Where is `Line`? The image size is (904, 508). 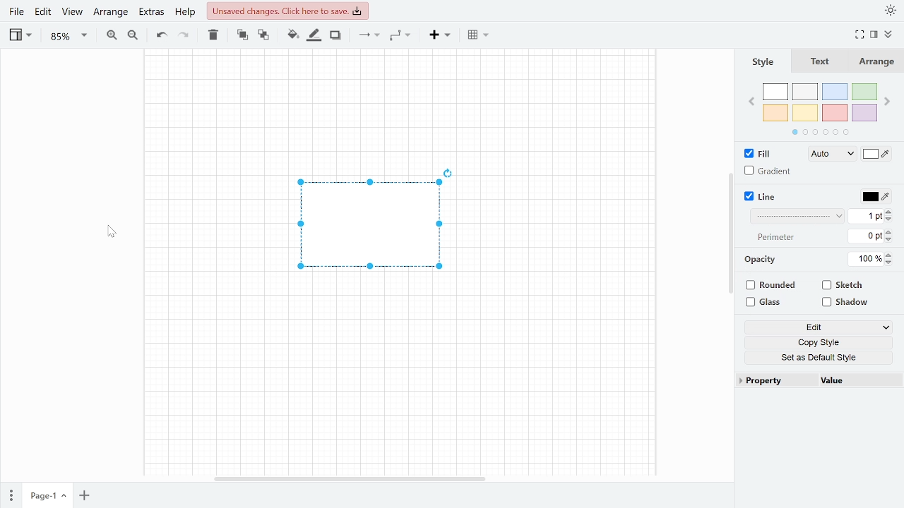 Line is located at coordinates (764, 196).